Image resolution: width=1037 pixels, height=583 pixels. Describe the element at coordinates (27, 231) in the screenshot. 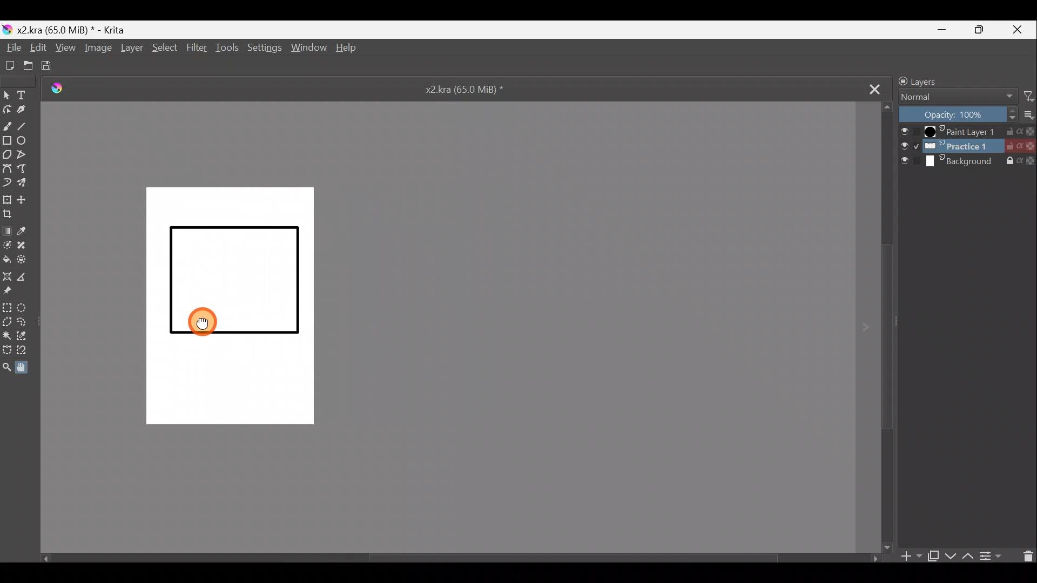

I see `Sample a colour from the image/current layer` at that location.